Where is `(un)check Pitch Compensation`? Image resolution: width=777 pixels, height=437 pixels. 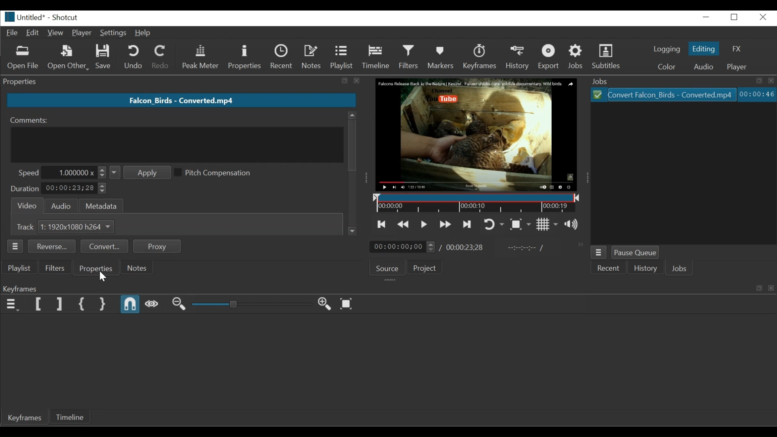
(un)check Pitch Compensation is located at coordinates (221, 172).